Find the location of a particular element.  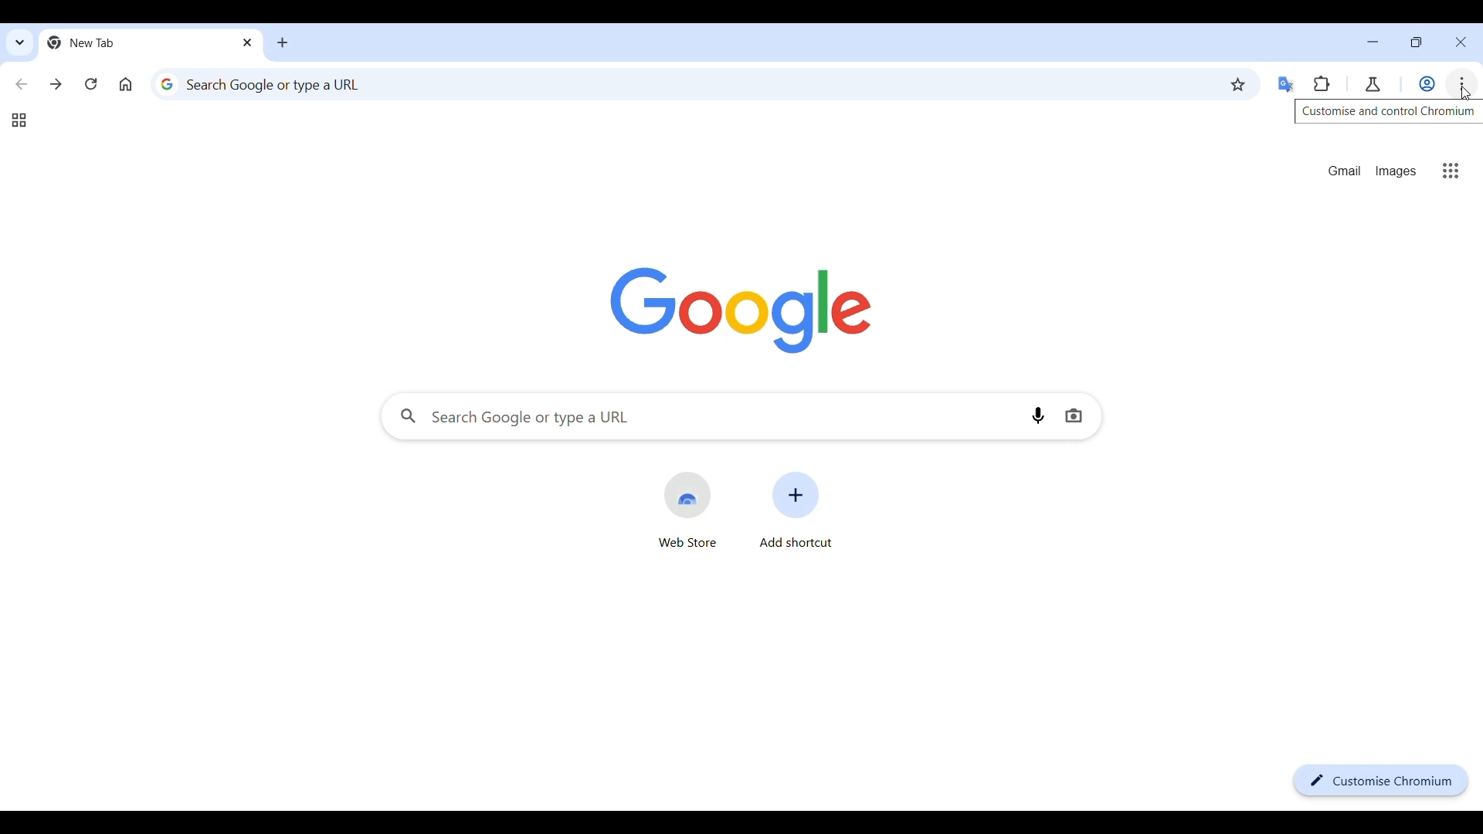

Google apps is located at coordinates (1451, 171).